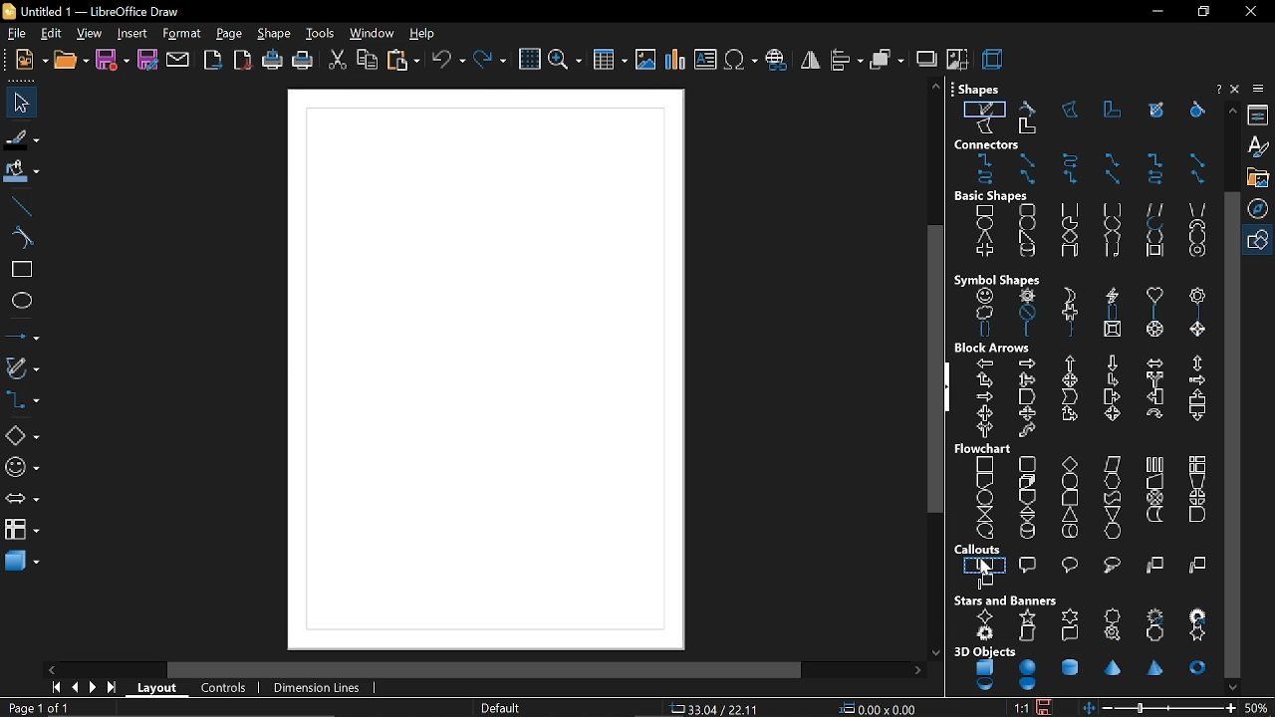 The image size is (1275, 717). What do you see at coordinates (40, 709) in the screenshot?
I see `current page` at bounding box center [40, 709].